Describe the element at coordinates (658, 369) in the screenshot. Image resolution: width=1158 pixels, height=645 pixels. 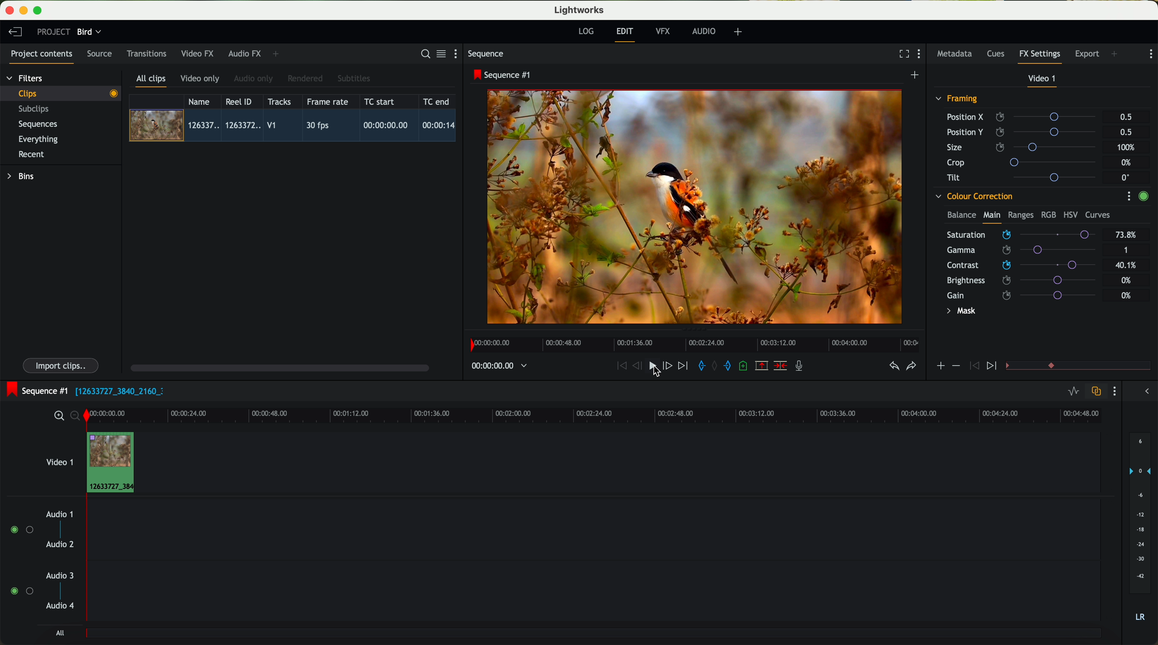
I see `click on play` at that location.